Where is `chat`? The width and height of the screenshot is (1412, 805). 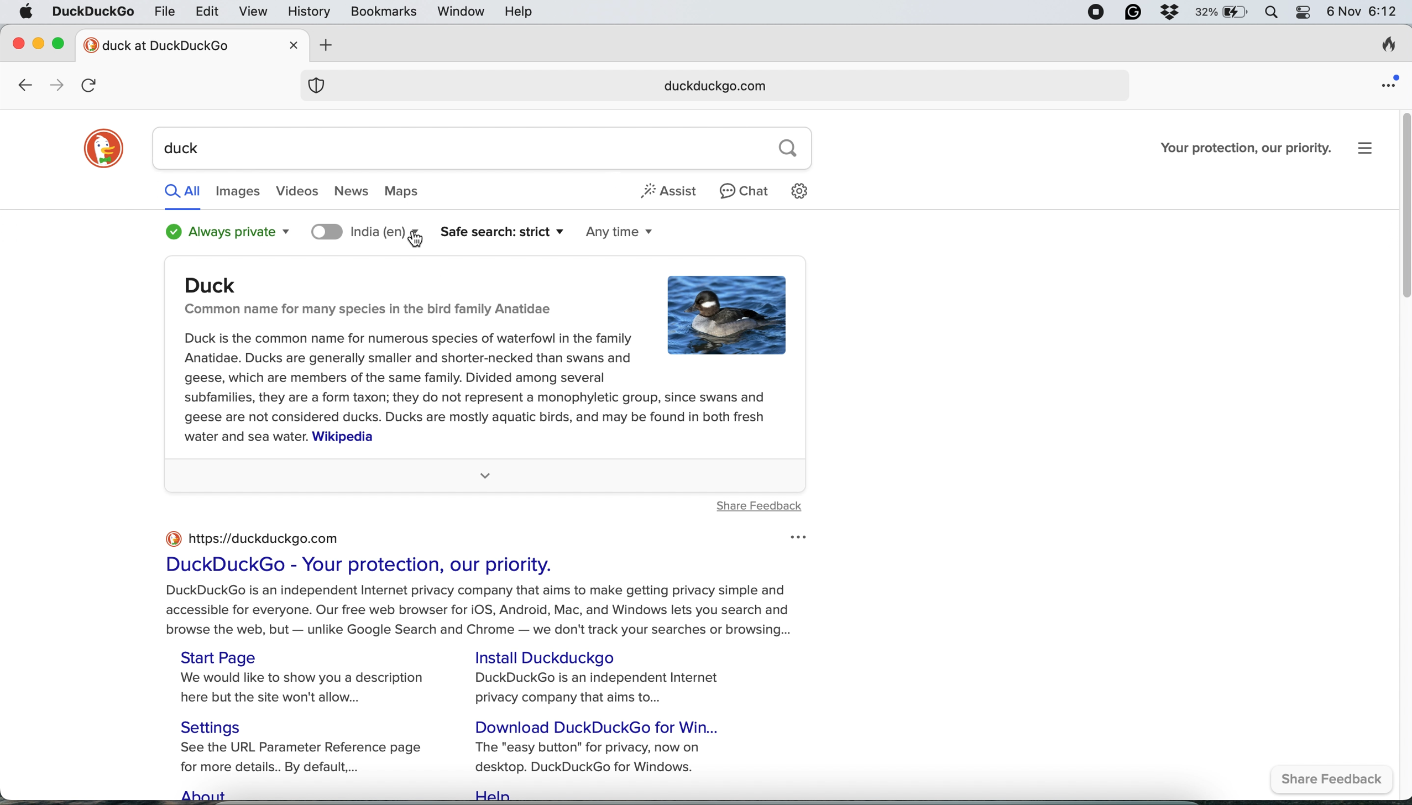
chat is located at coordinates (745, 190).